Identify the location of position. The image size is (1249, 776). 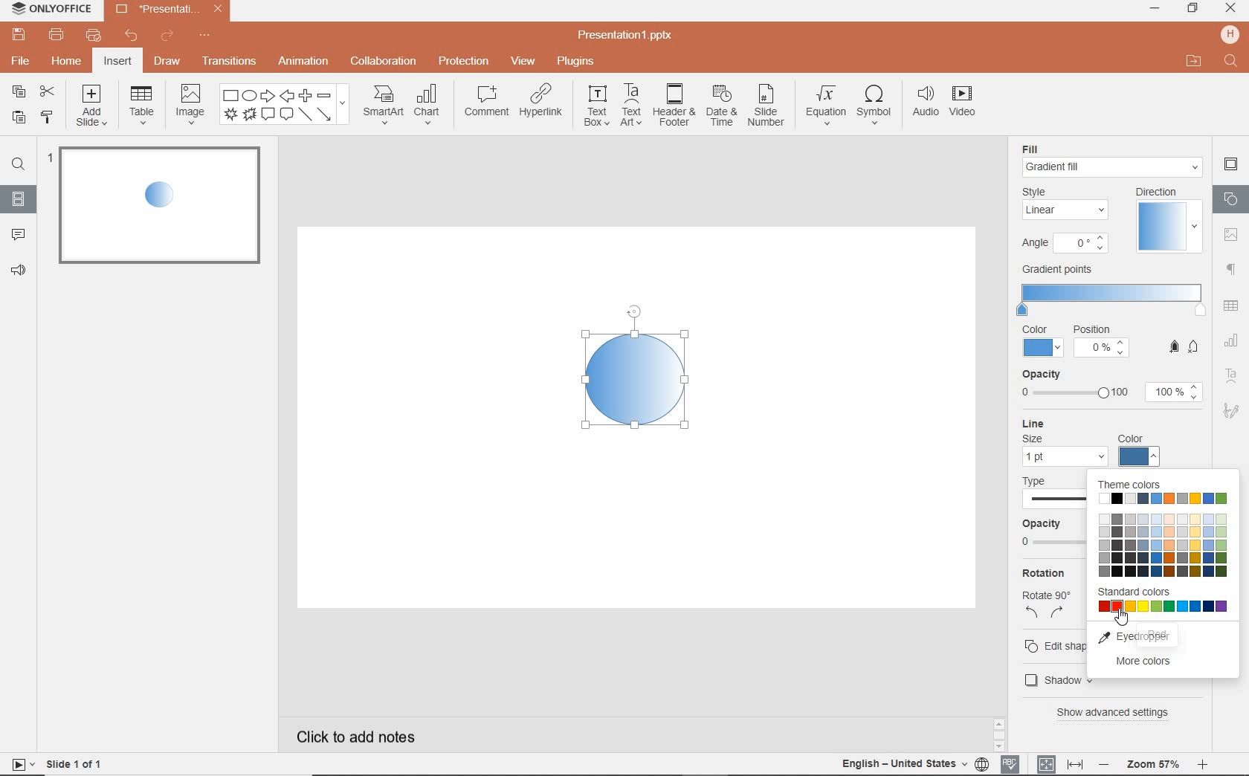
(1102, 343).